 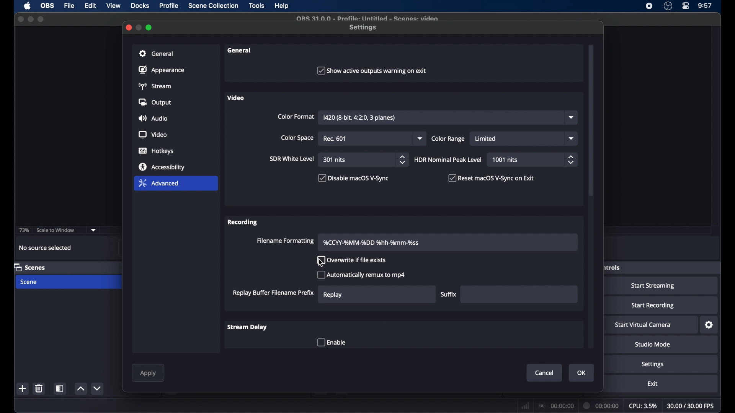 I want to click on color range, so click(x=448, y=139).